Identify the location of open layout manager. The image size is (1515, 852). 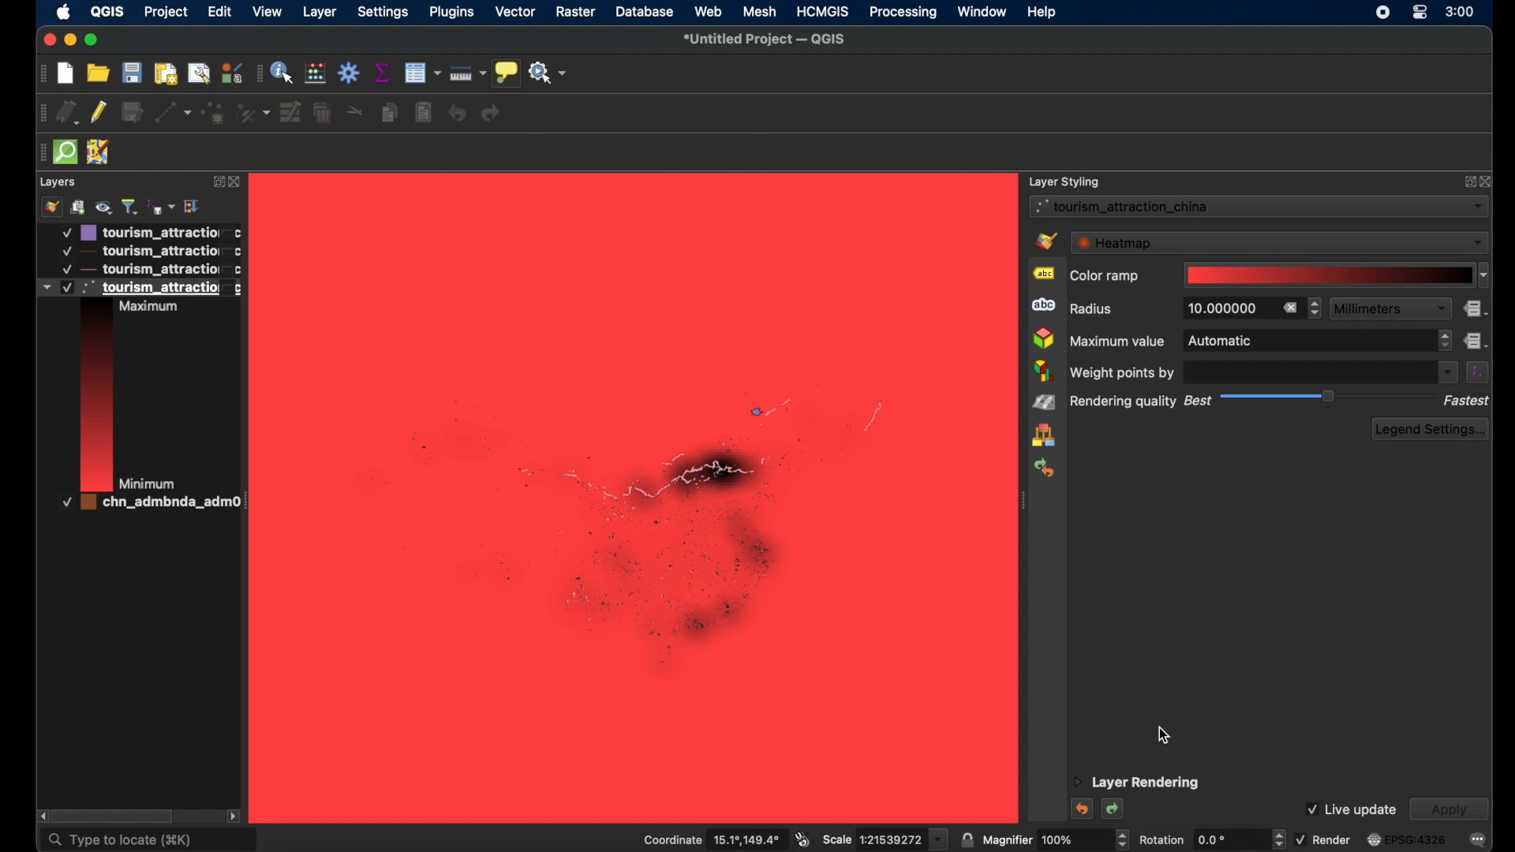
(199, 74).